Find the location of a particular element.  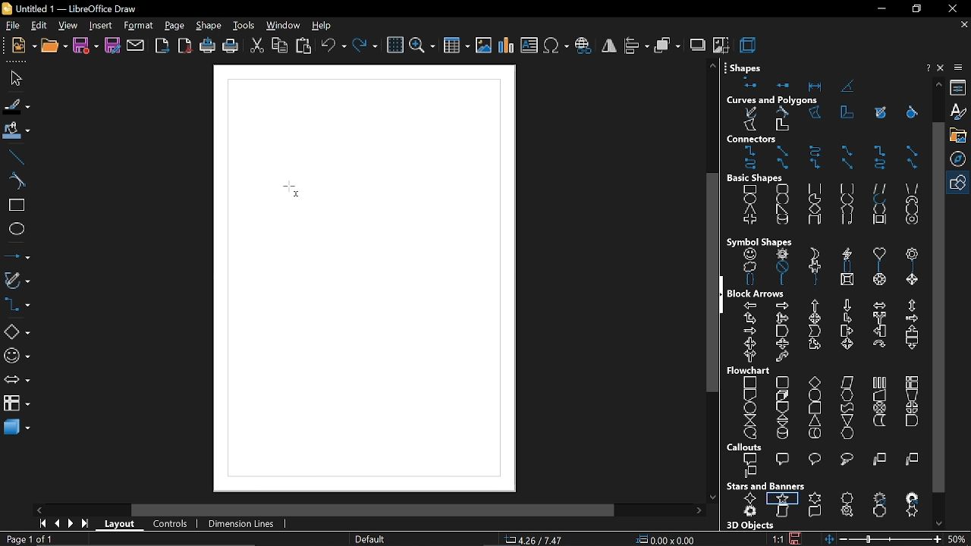

basic shapes is located at coordinates (17, 332).